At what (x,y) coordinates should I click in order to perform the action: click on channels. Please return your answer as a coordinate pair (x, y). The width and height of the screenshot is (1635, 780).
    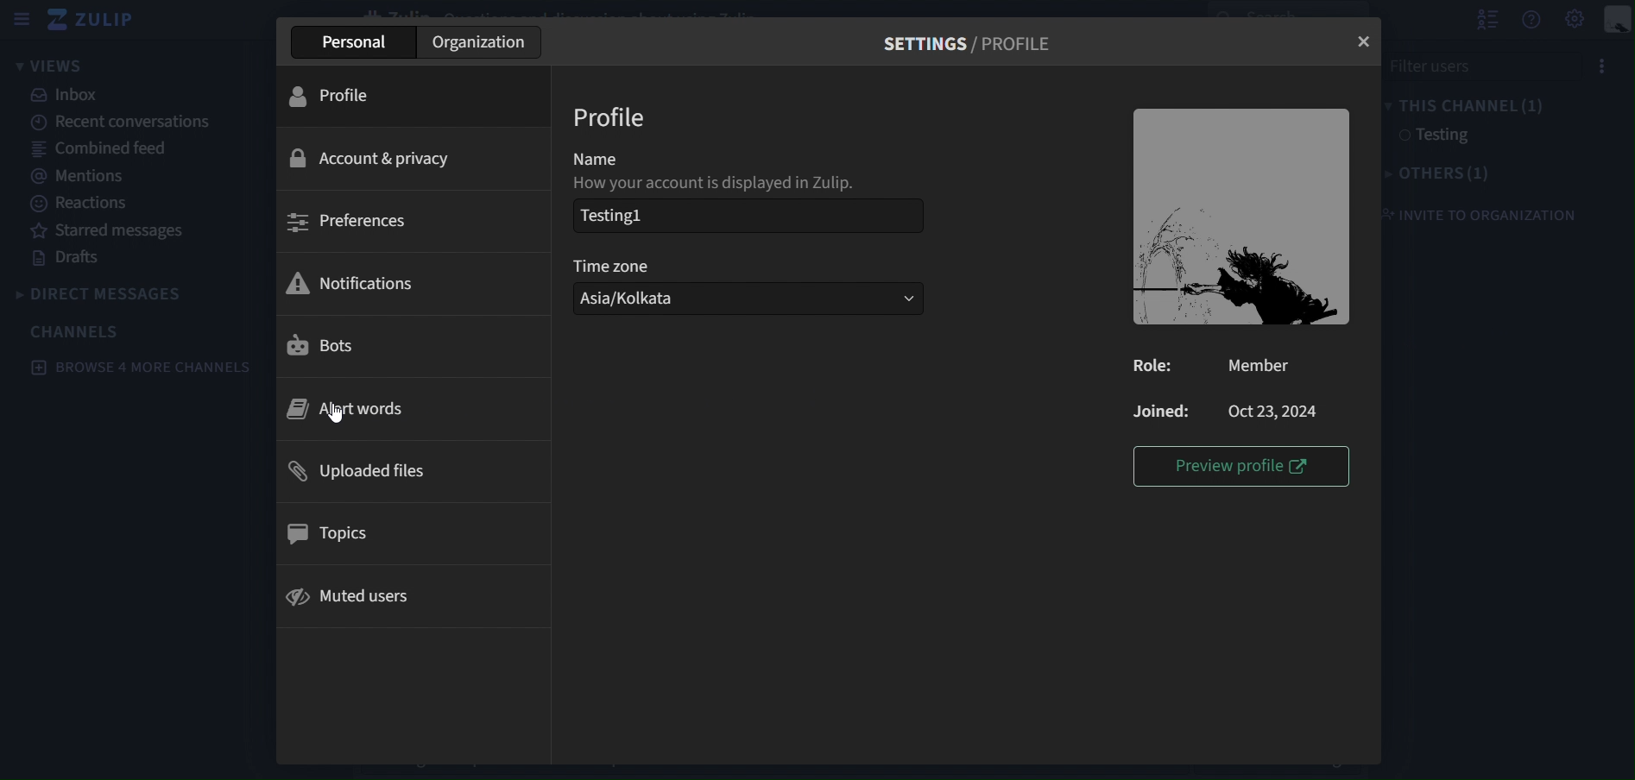
    Looking at the image, I should click on (79, 331).